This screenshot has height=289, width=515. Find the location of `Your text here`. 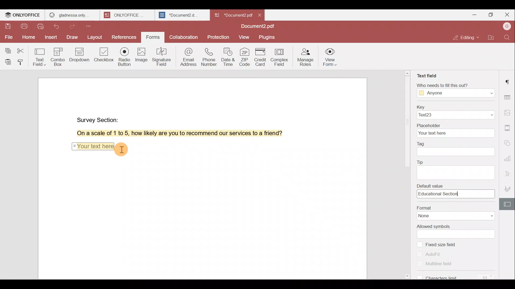

Your text here is located at coordinates (93, 146).